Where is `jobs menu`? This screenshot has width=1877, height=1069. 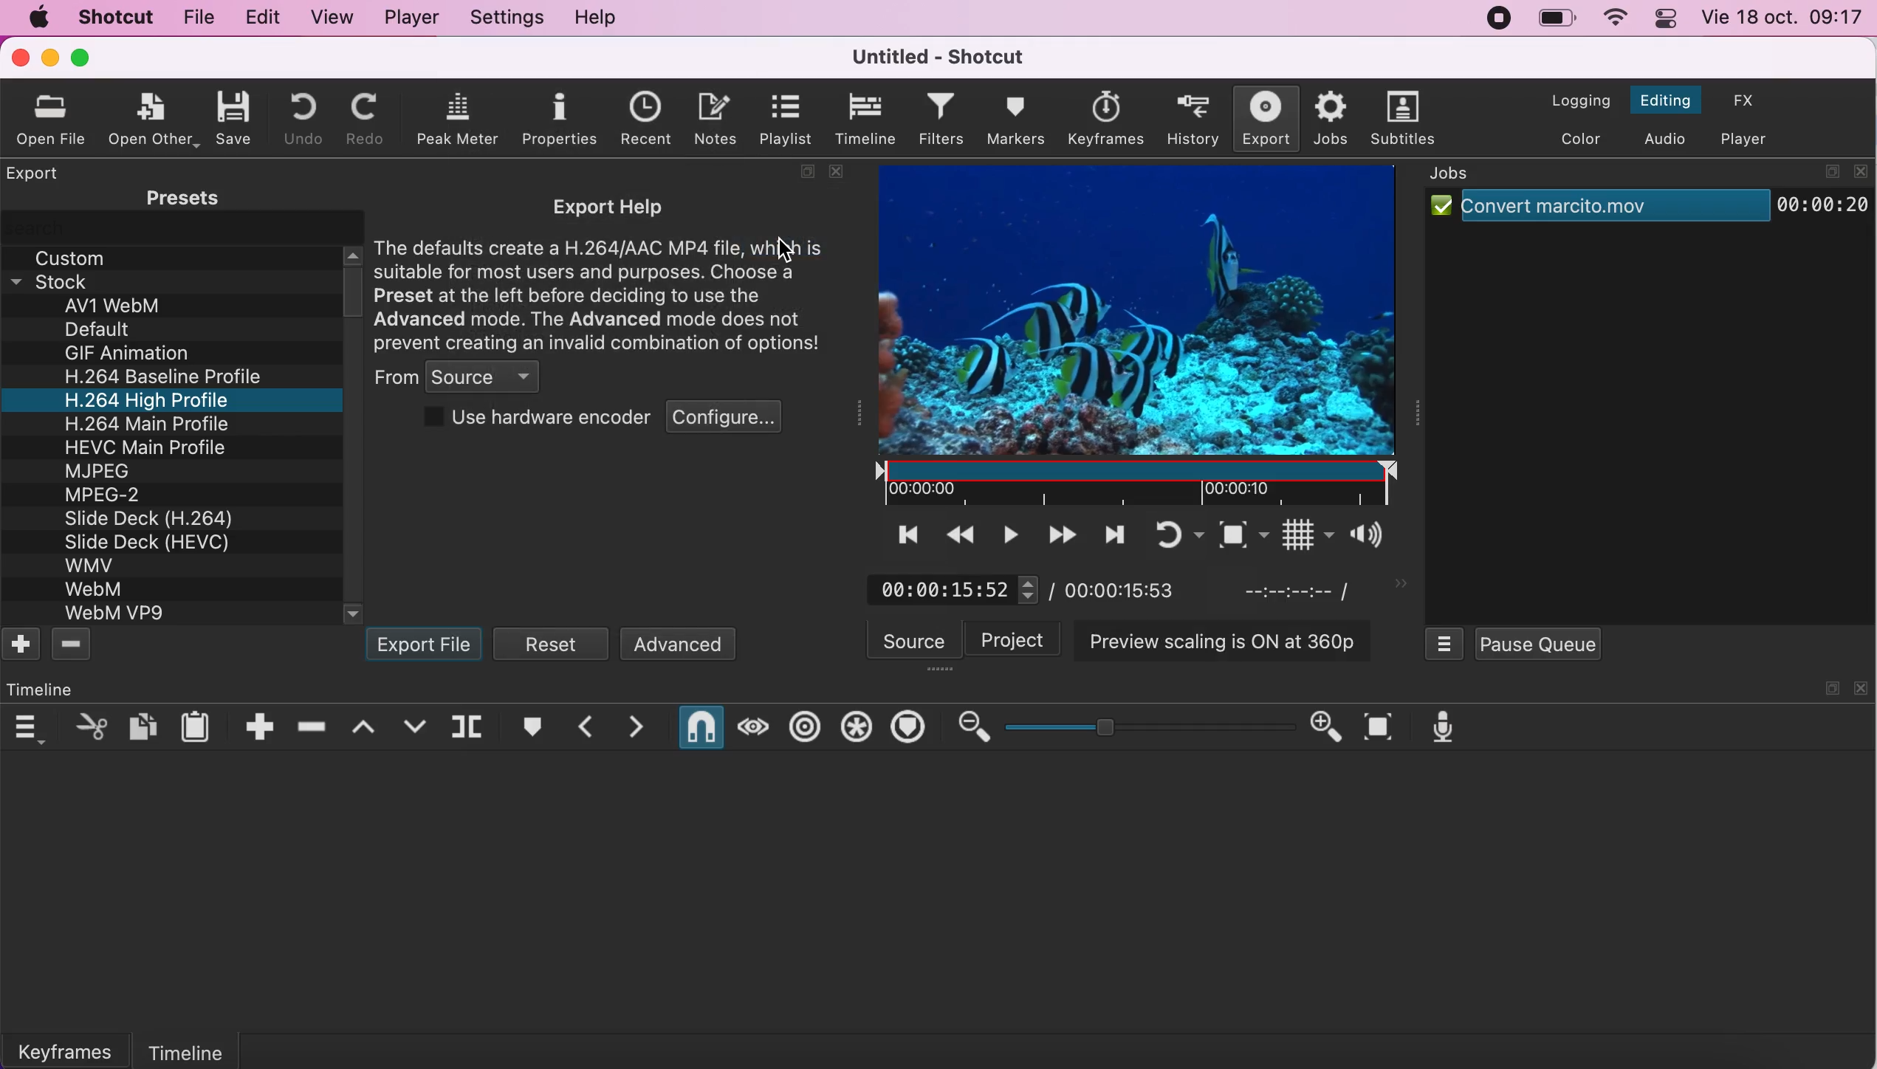
jobs menu is located at coordinates (1445, 642).